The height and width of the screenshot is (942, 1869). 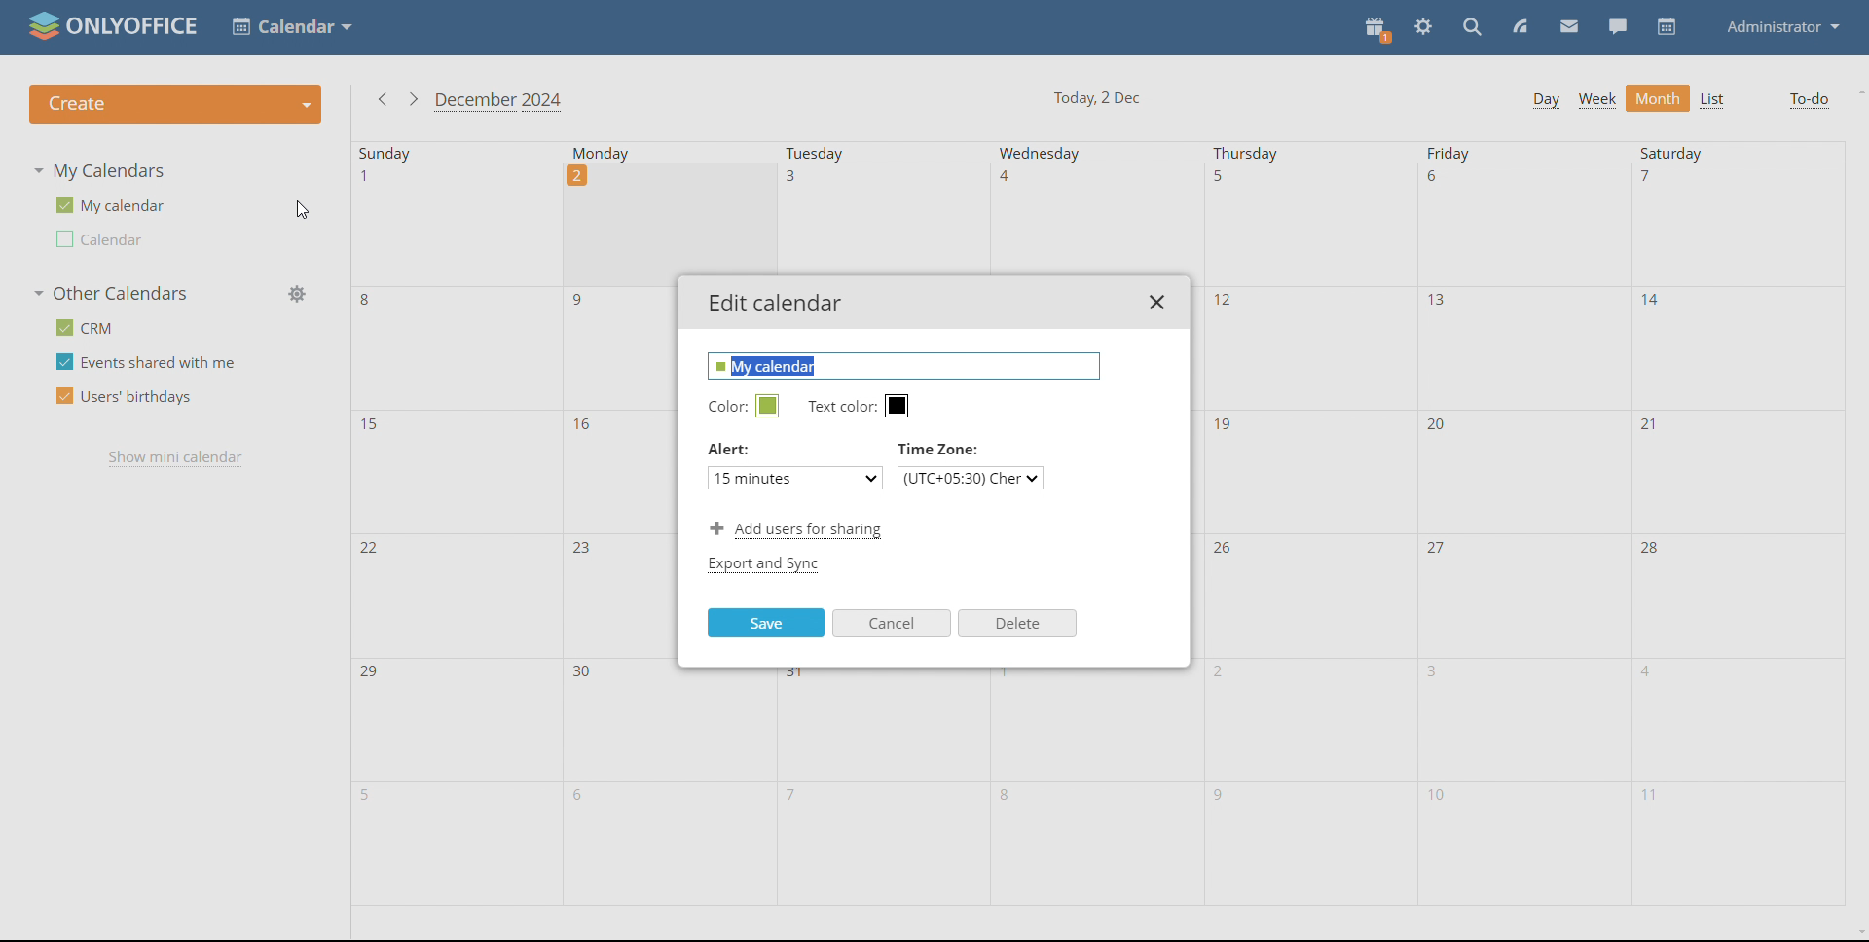 What do you see at coordinates (884, 788) in the screenshot?
I see `tuesday` at bounding box center [884, 788].